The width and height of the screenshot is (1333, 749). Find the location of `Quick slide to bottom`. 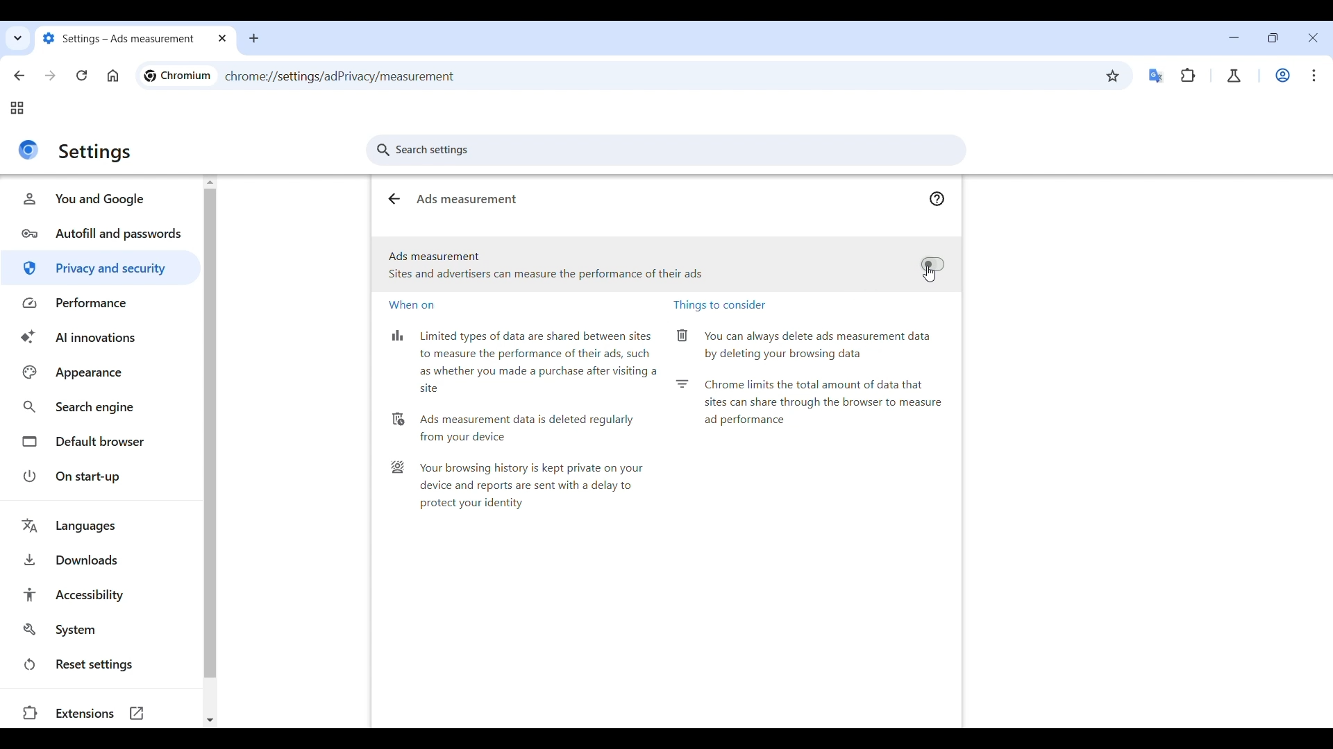

Quick slide to bottom is located at coordinates (210, 721).